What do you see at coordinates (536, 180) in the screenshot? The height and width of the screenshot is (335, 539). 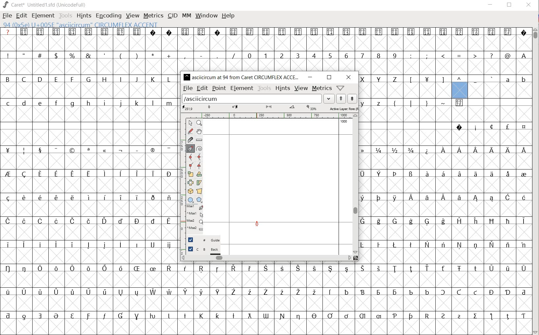 I see `SCROLLBAR` at bounding box center [536, 180].